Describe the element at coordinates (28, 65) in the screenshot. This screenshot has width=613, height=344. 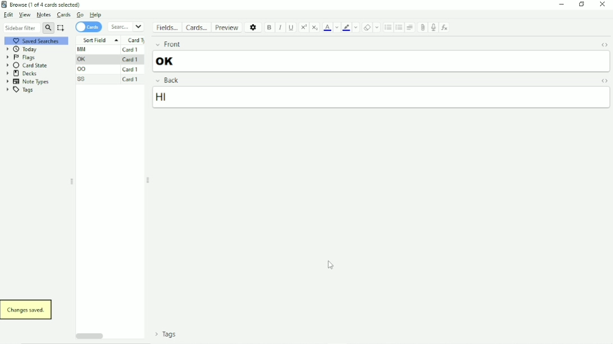
I see `Card state` at that location.